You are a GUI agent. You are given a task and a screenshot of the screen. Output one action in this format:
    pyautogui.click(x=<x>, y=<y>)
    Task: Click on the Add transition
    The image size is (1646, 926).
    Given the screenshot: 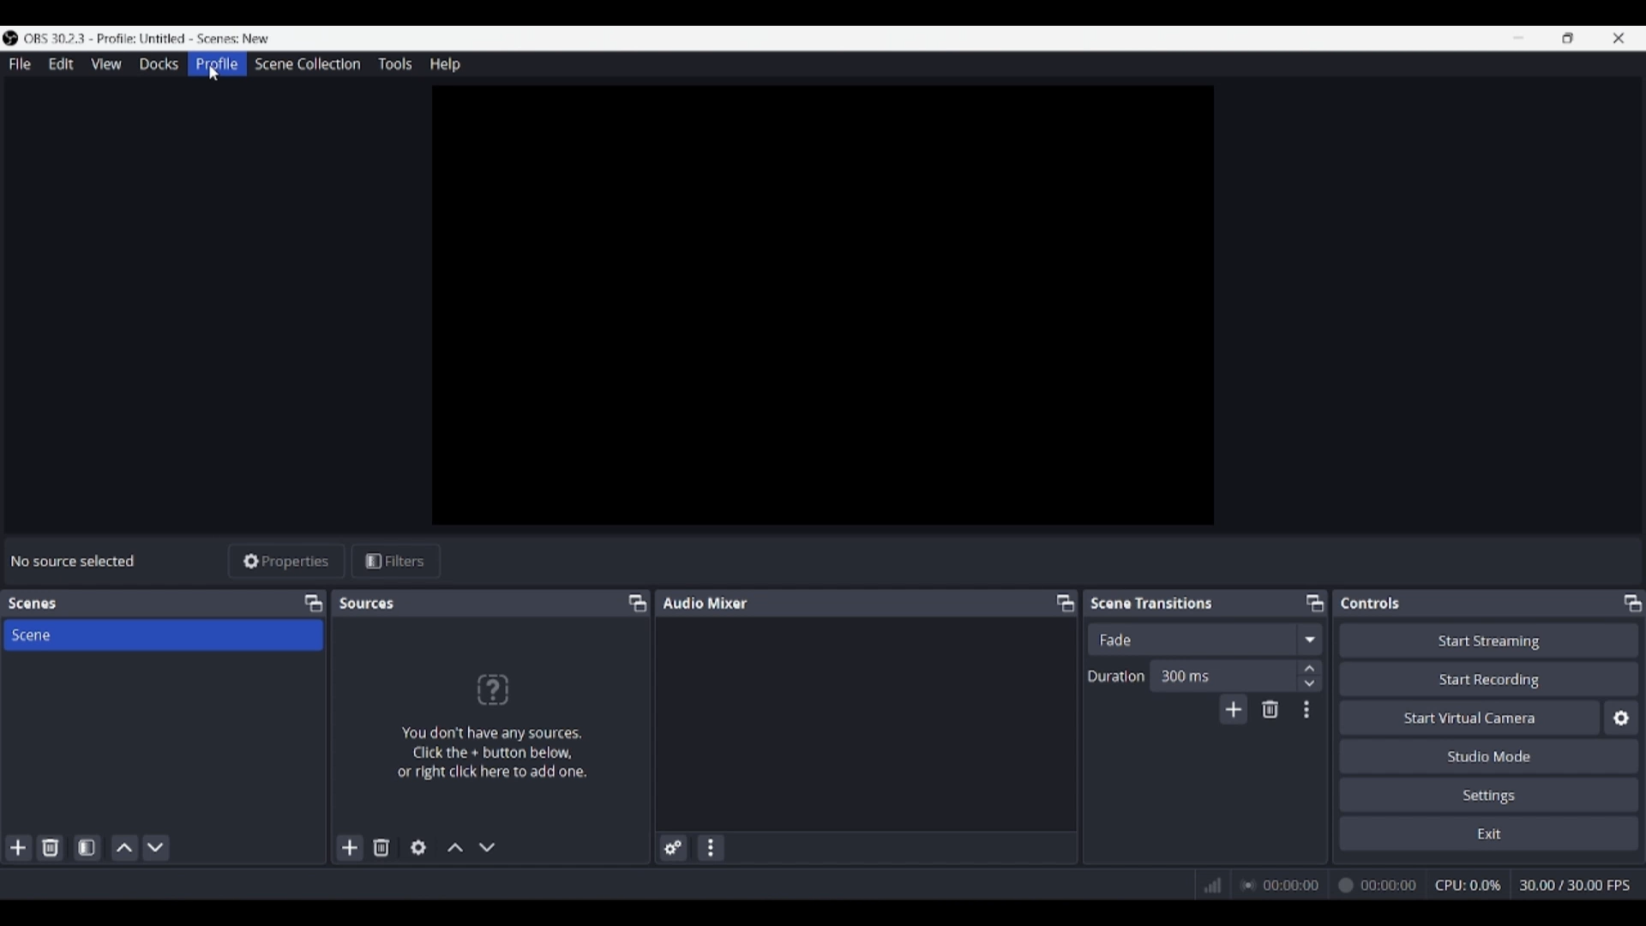 What is the action you would take?
    pyautogui.click(x=1233, y=709)
    